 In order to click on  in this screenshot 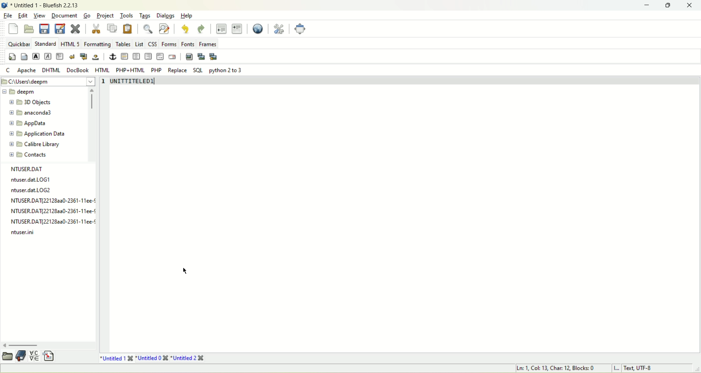, I will do `click(53, 201)`.